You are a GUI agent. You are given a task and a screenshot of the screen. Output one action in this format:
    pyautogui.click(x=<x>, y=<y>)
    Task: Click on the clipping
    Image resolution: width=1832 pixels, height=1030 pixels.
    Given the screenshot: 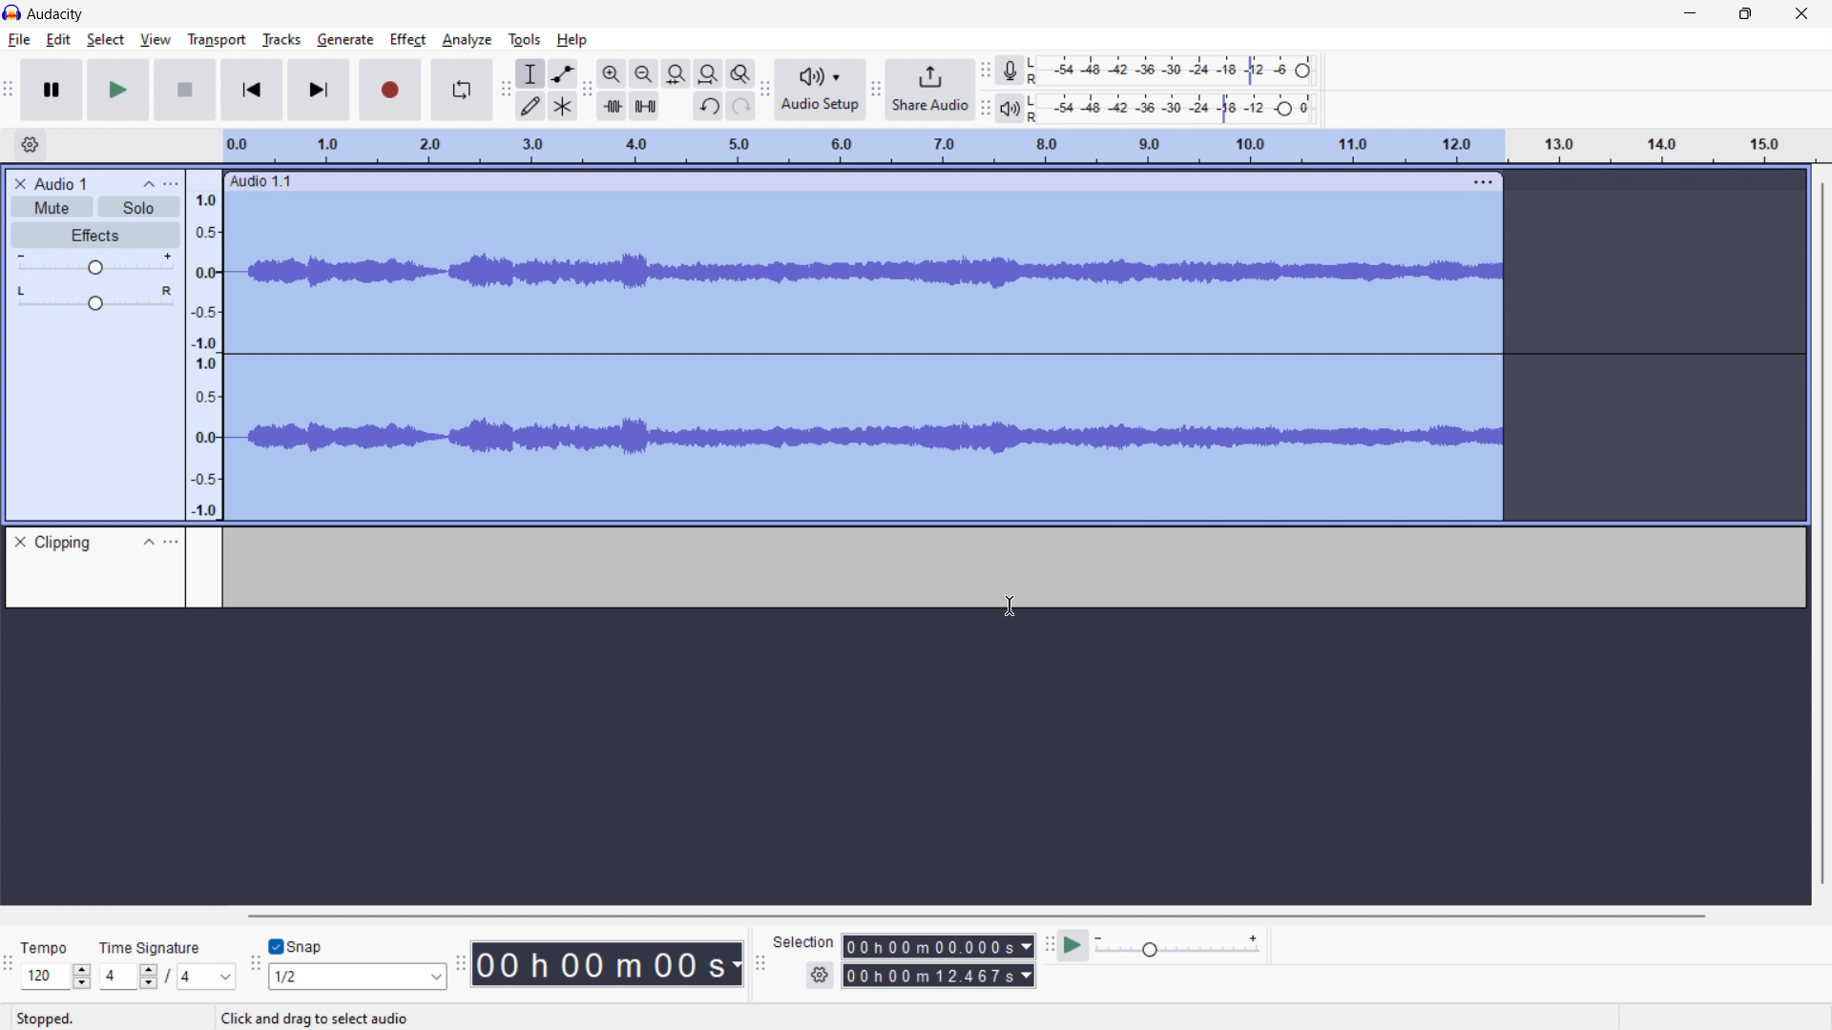 What is the action you would take?
    pyautogui.click(x=64, y=543)
    